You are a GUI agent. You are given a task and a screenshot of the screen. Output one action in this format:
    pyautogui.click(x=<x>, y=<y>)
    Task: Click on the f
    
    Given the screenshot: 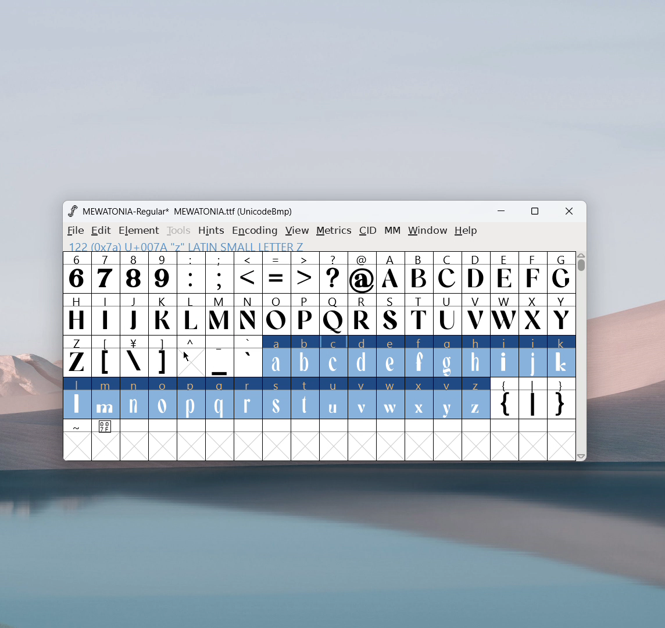 What is the action you would take?
    pyautogui.click(x=420, y=356)
    